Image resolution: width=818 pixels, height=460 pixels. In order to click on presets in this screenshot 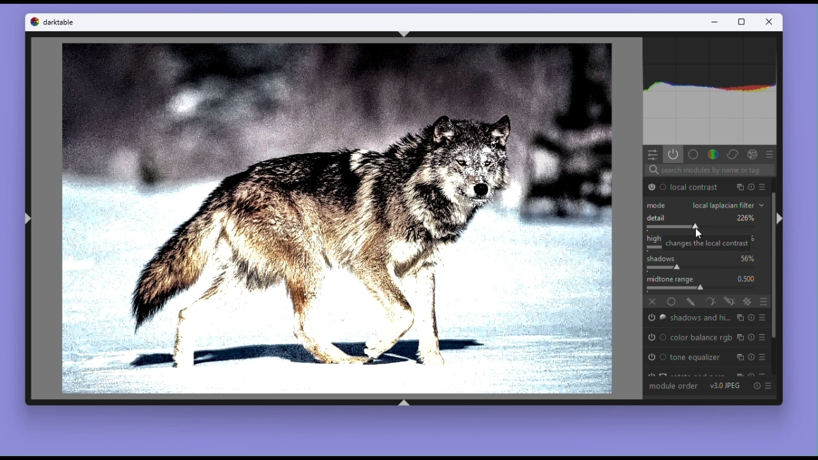, I will do `click(764, 318)`.